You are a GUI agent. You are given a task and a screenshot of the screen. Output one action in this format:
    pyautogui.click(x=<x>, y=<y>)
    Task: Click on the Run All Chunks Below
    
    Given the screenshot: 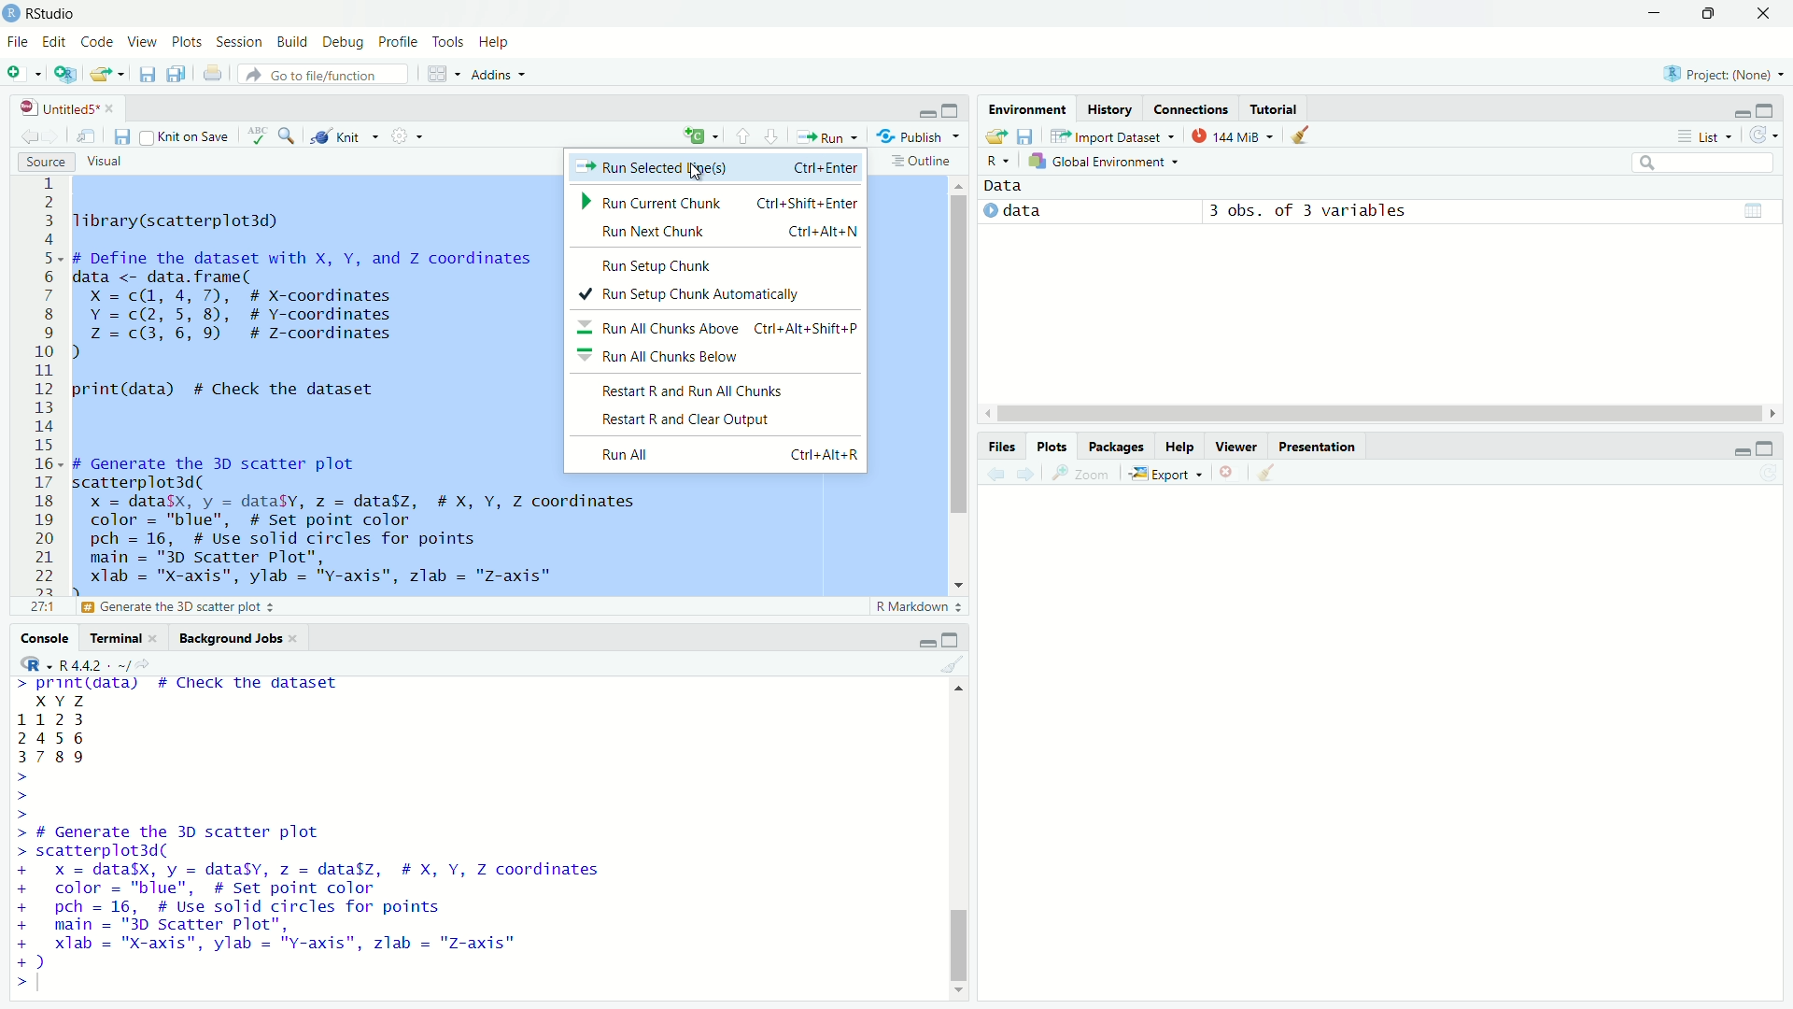 What is the action you would take?
    pyautogui.click(x=676, y=355)
    